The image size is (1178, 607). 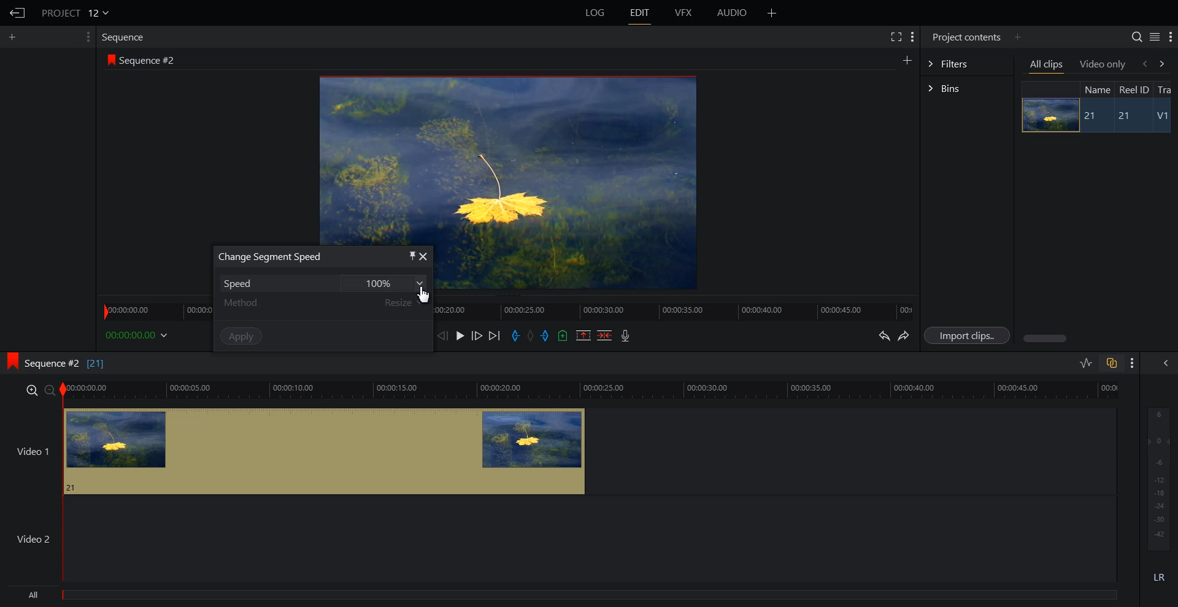 What do you see at coordinates (605, 335) in the screenshot?
I see `Delete` at bounding box center [605, 335].